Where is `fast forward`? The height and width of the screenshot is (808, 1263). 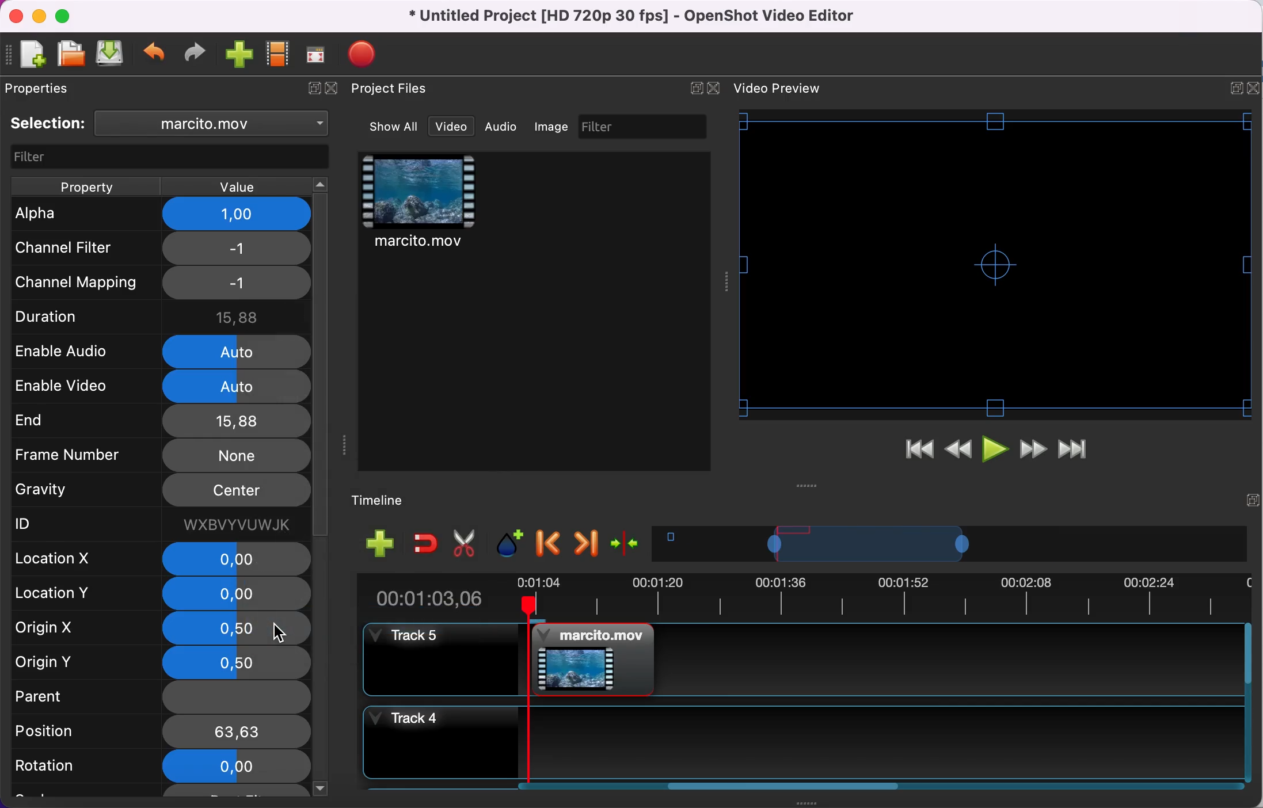
fast forward is located at coordinates (1033, 451).